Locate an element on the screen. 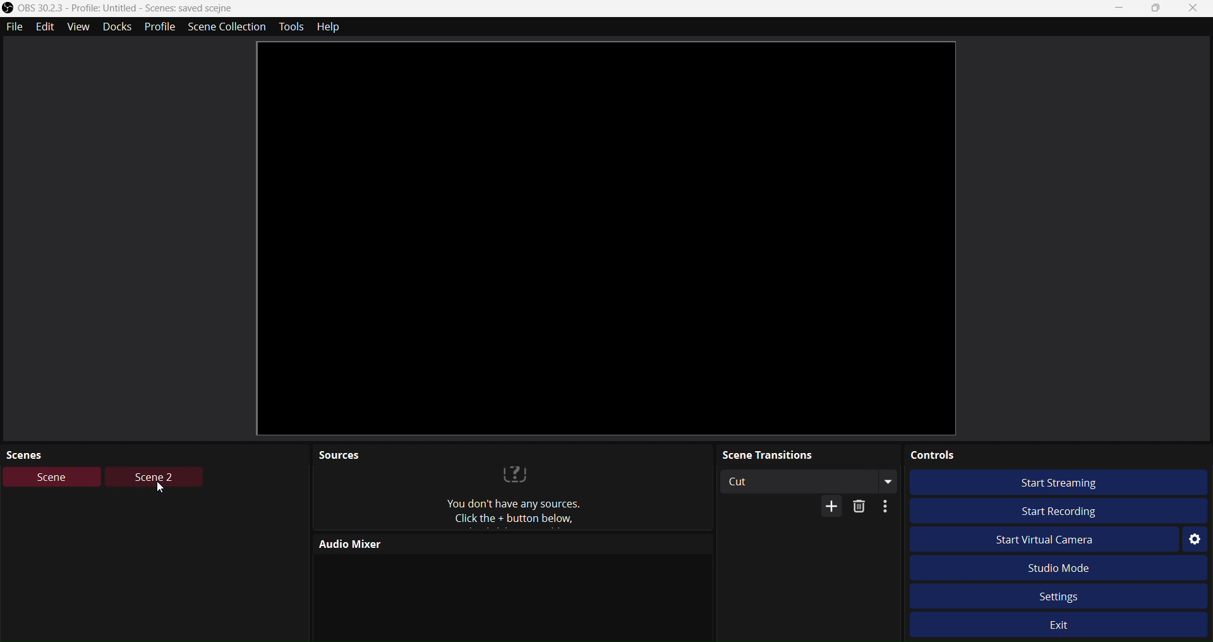  Docks is located at coordinates (118, 28).